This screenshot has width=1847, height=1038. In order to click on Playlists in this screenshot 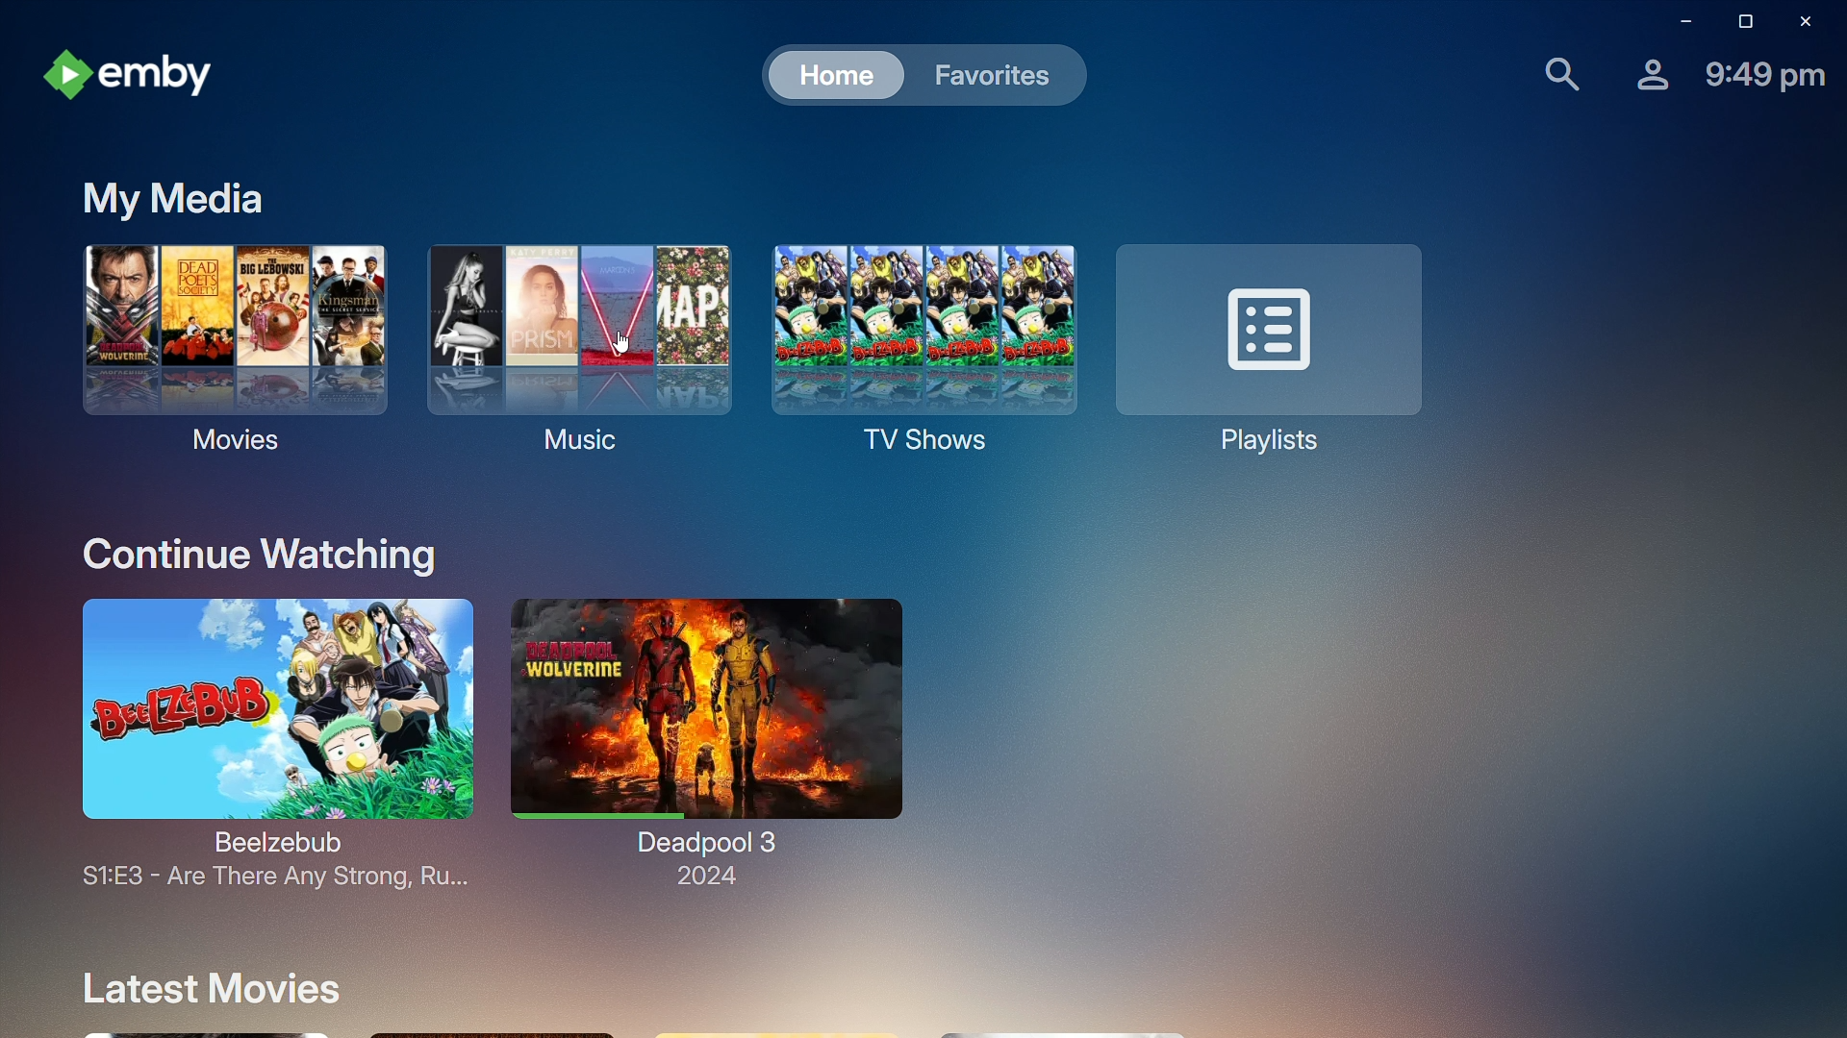, I will do `click(1271, 346)`.